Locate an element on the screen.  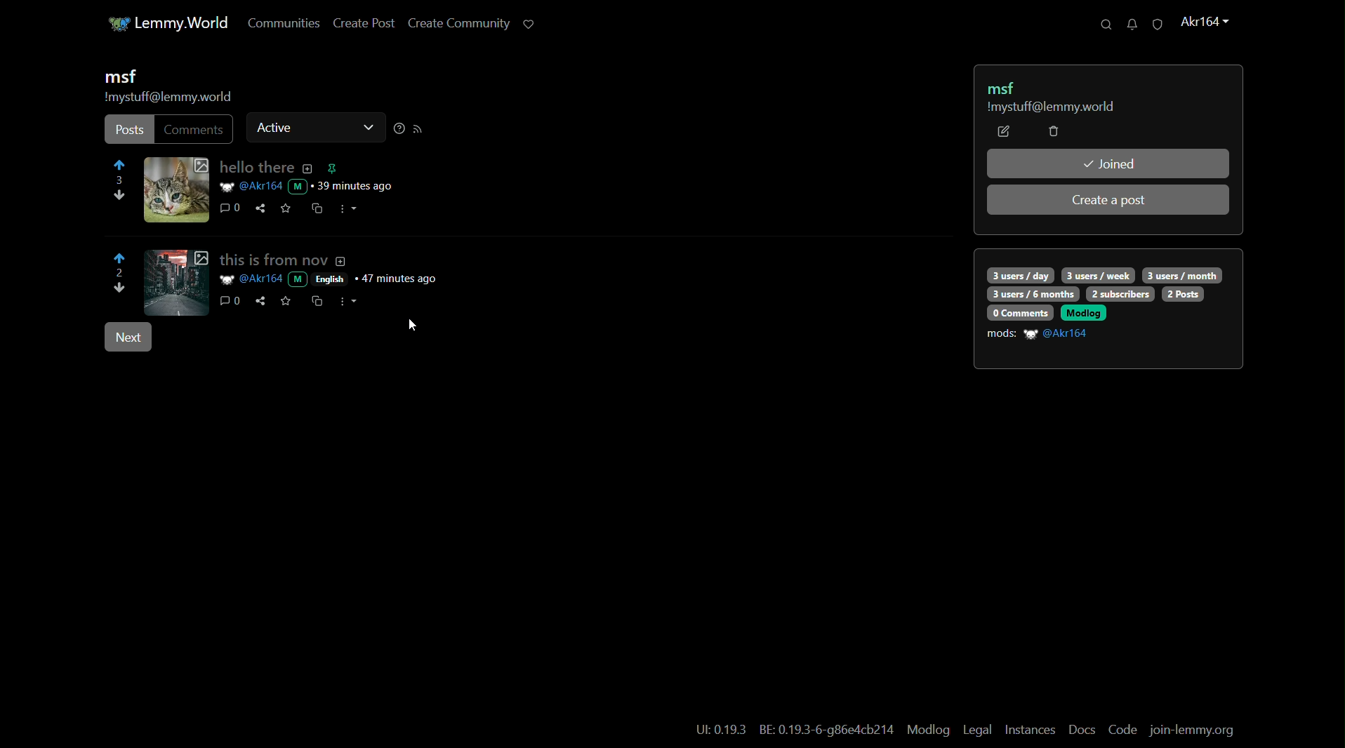
3 users/day is located at coordinates (1019, 275).